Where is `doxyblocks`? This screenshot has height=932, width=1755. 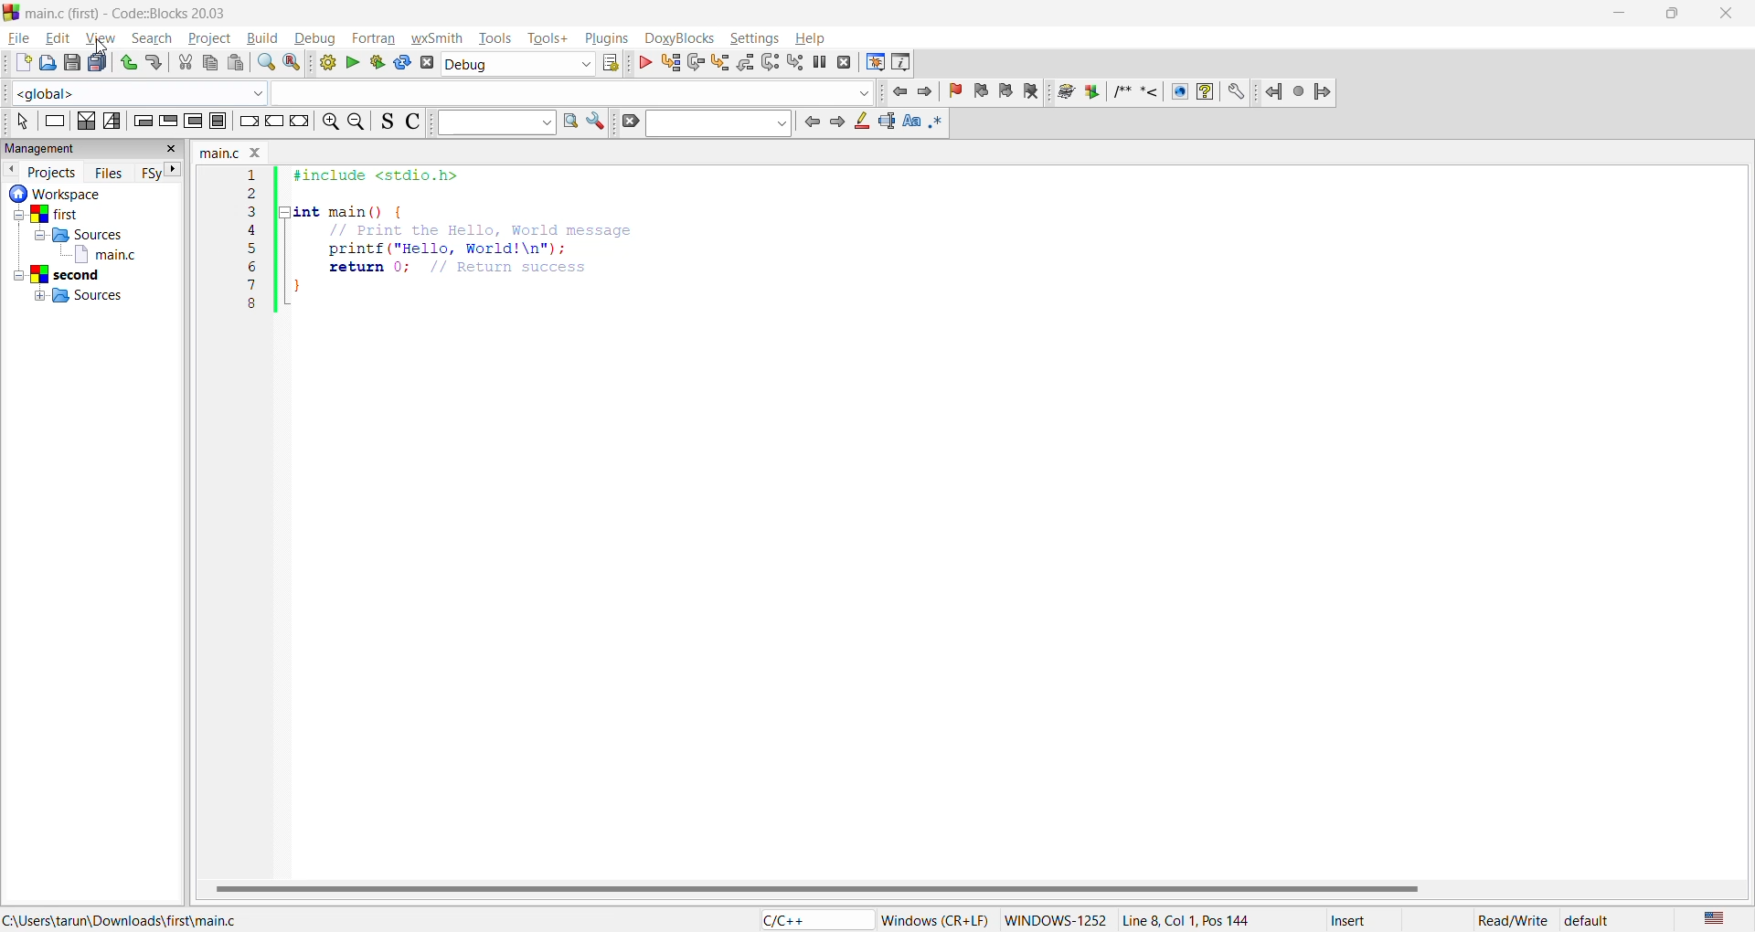 doxyblocks is located at coordinates (677, 38).